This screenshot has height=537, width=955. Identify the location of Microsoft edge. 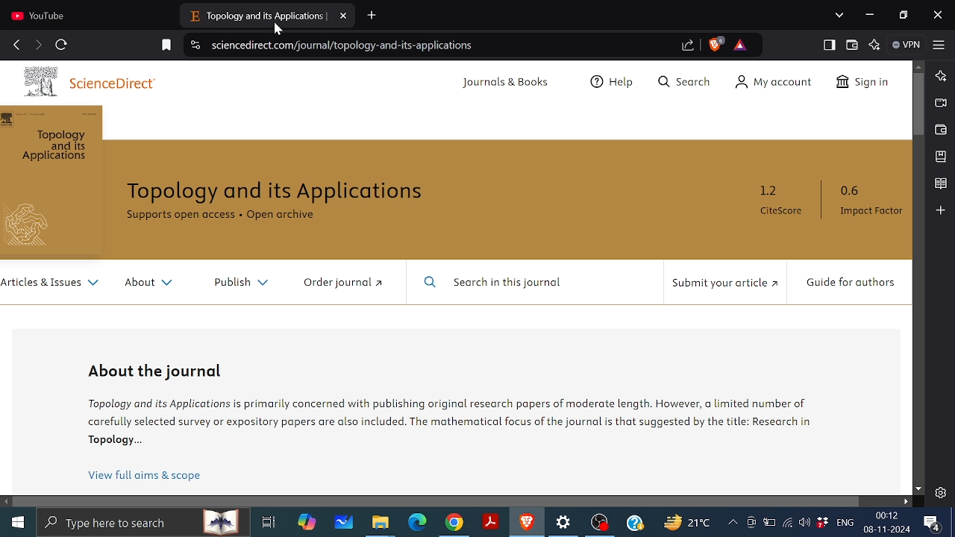
(418, 523).